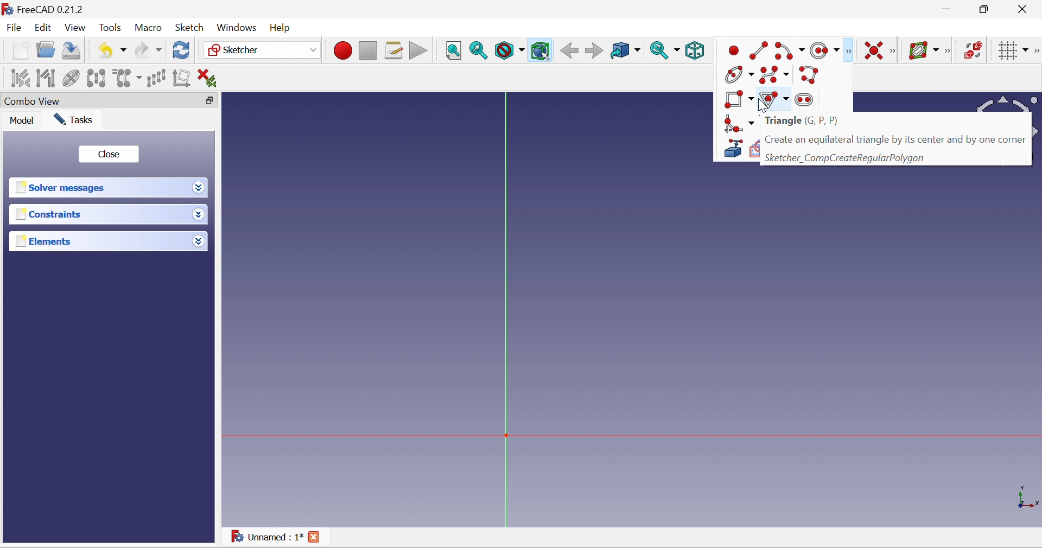 The image size is (1042, 548). Describe the element at coordinates (1026, 8) in the screenshot. I see `Close` at that location.